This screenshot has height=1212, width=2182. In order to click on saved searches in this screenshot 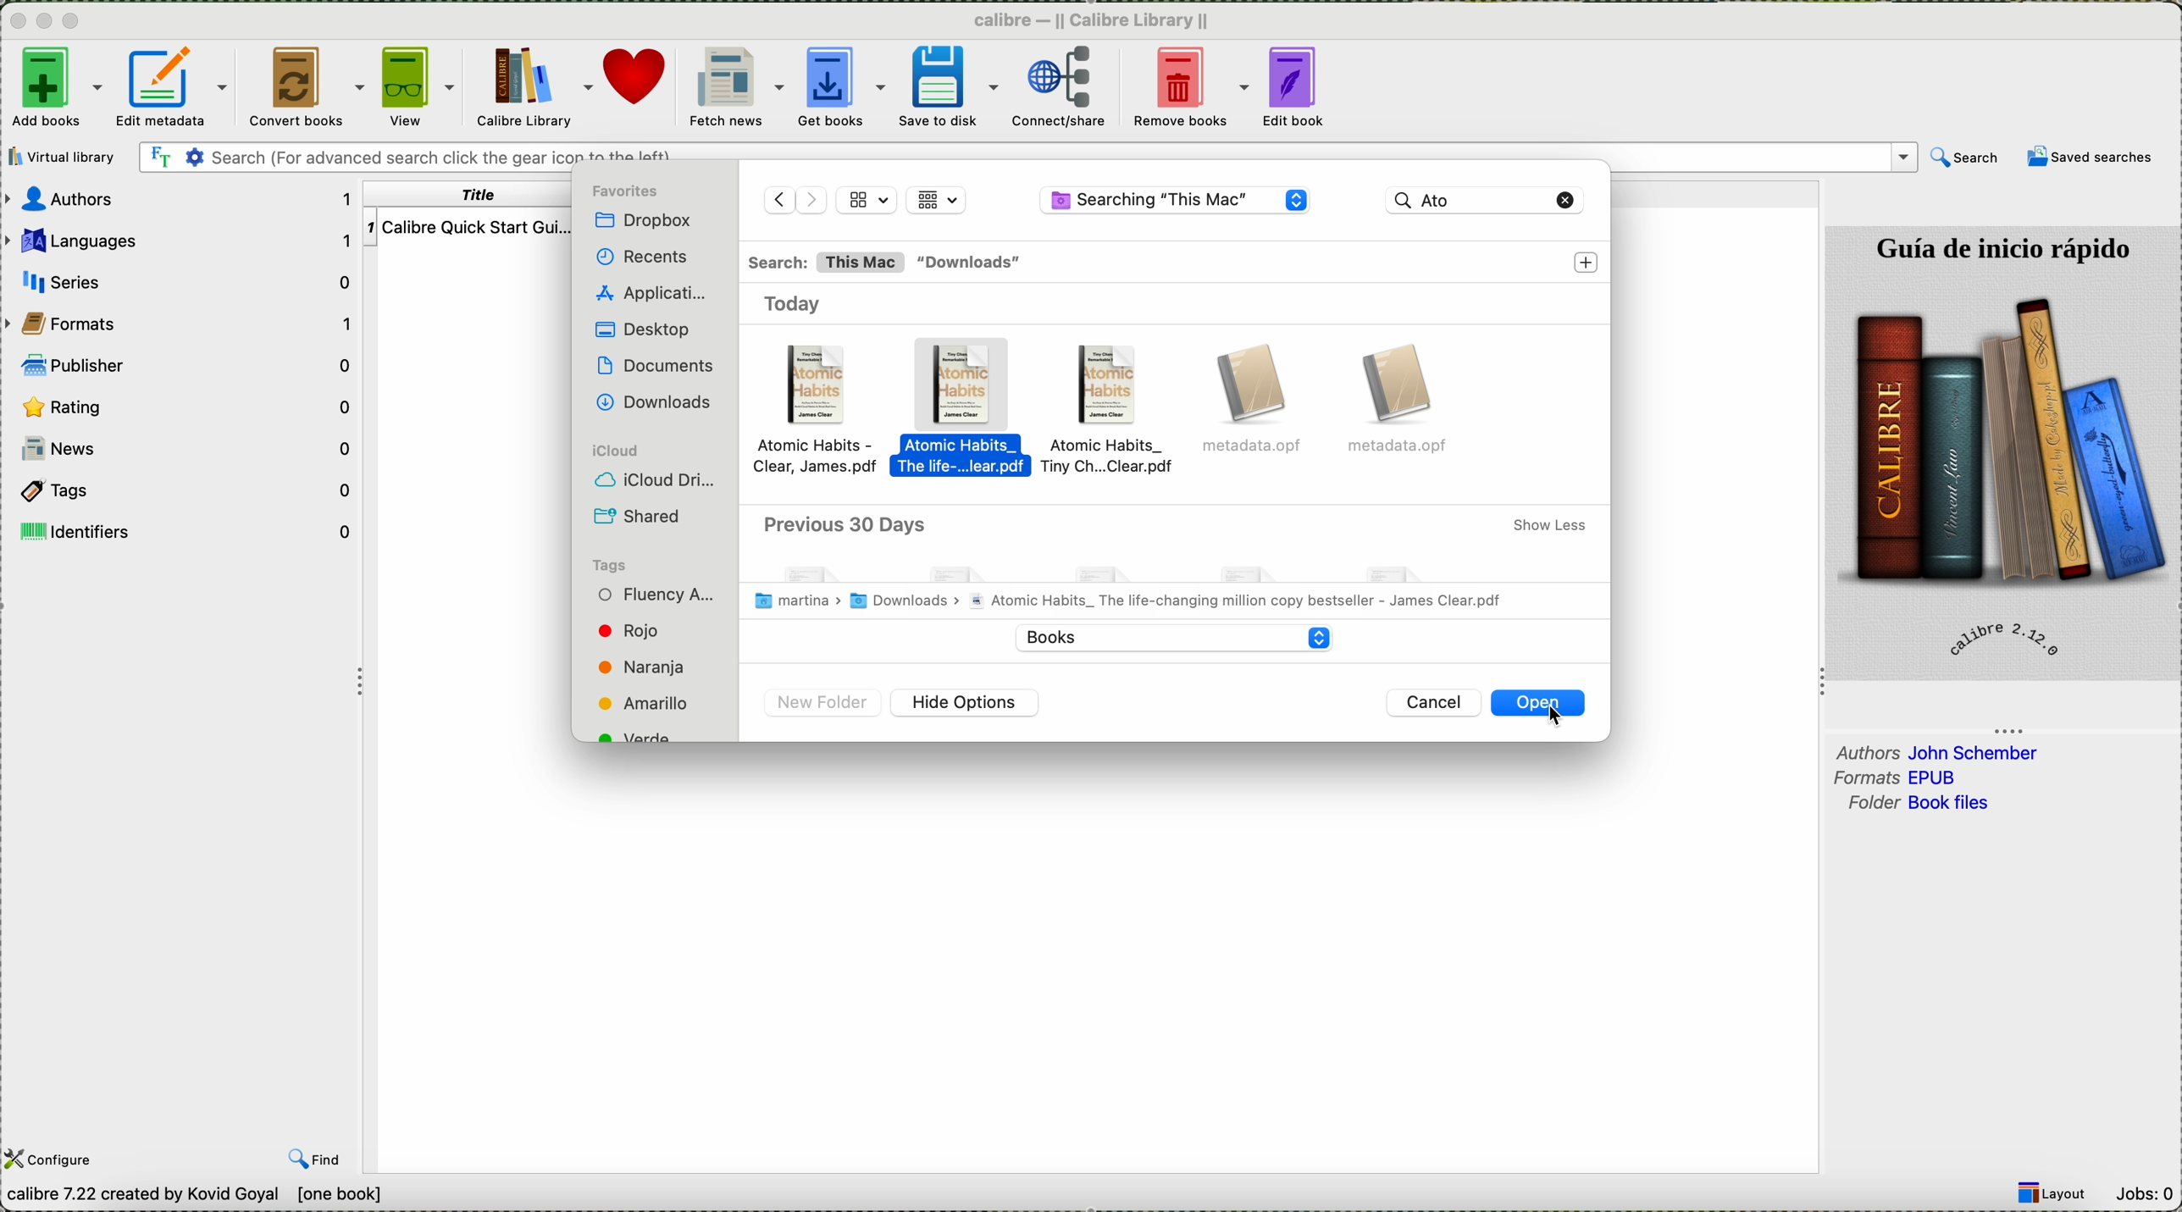, I will do `click(2089, 159)`.